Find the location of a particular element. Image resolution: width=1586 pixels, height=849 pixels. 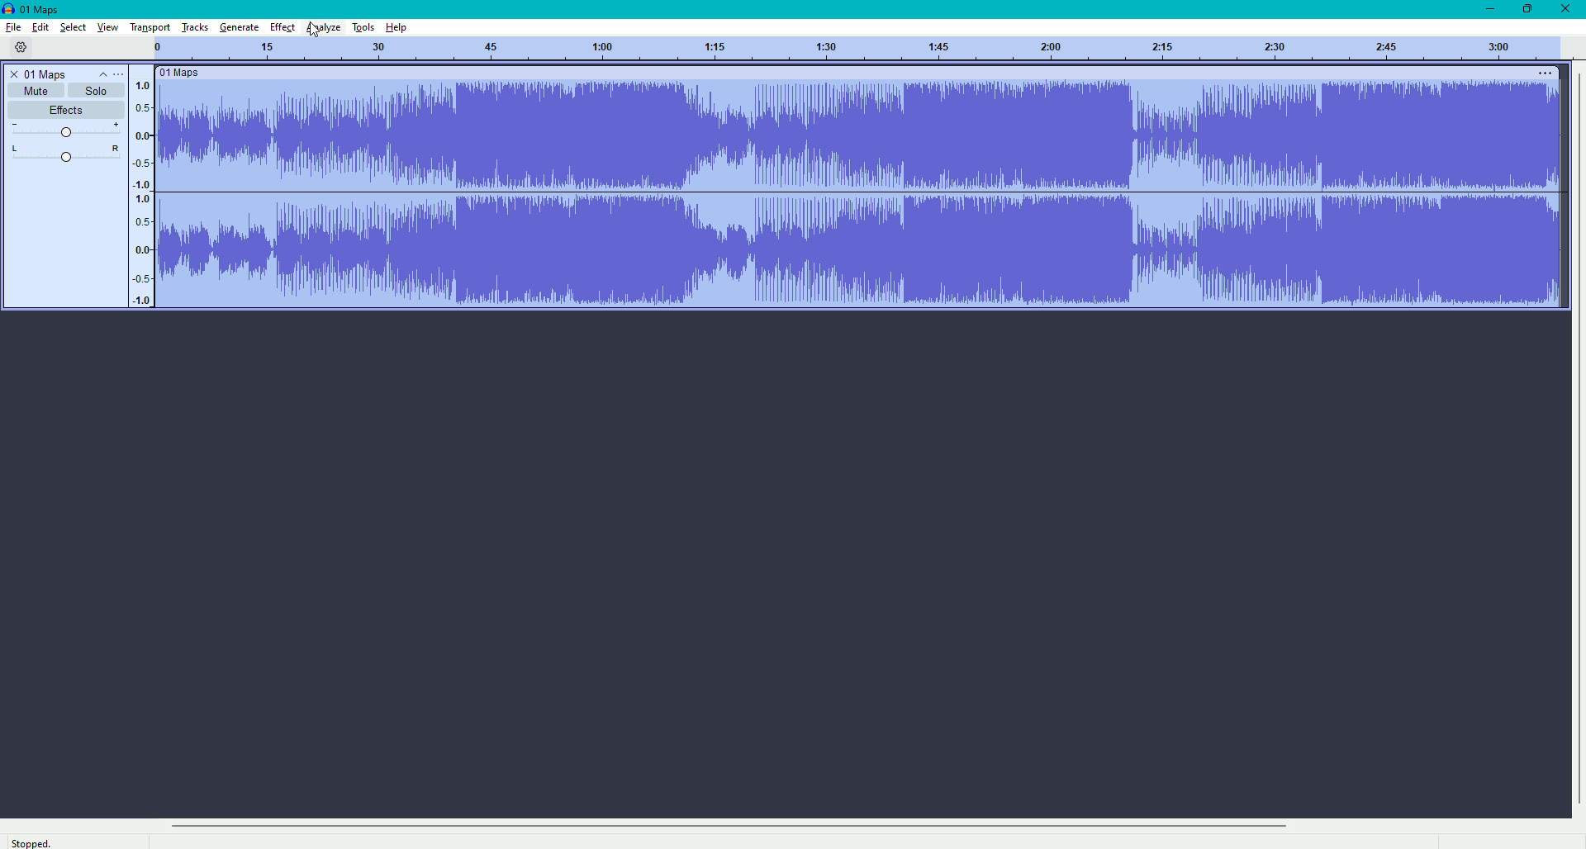

Maps is located at coordinates (33, 9).